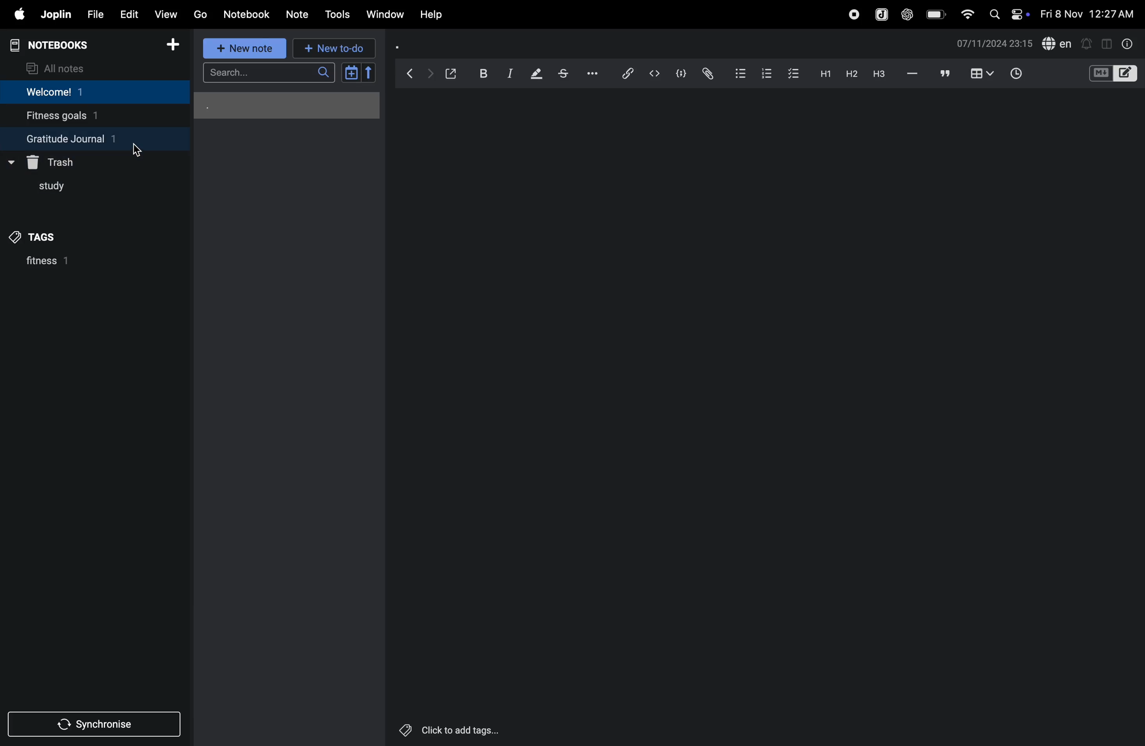 The image size is (1145, 746). Describe the element at coordinates (482, 73) in the screenshot. I see `bold` at that location.